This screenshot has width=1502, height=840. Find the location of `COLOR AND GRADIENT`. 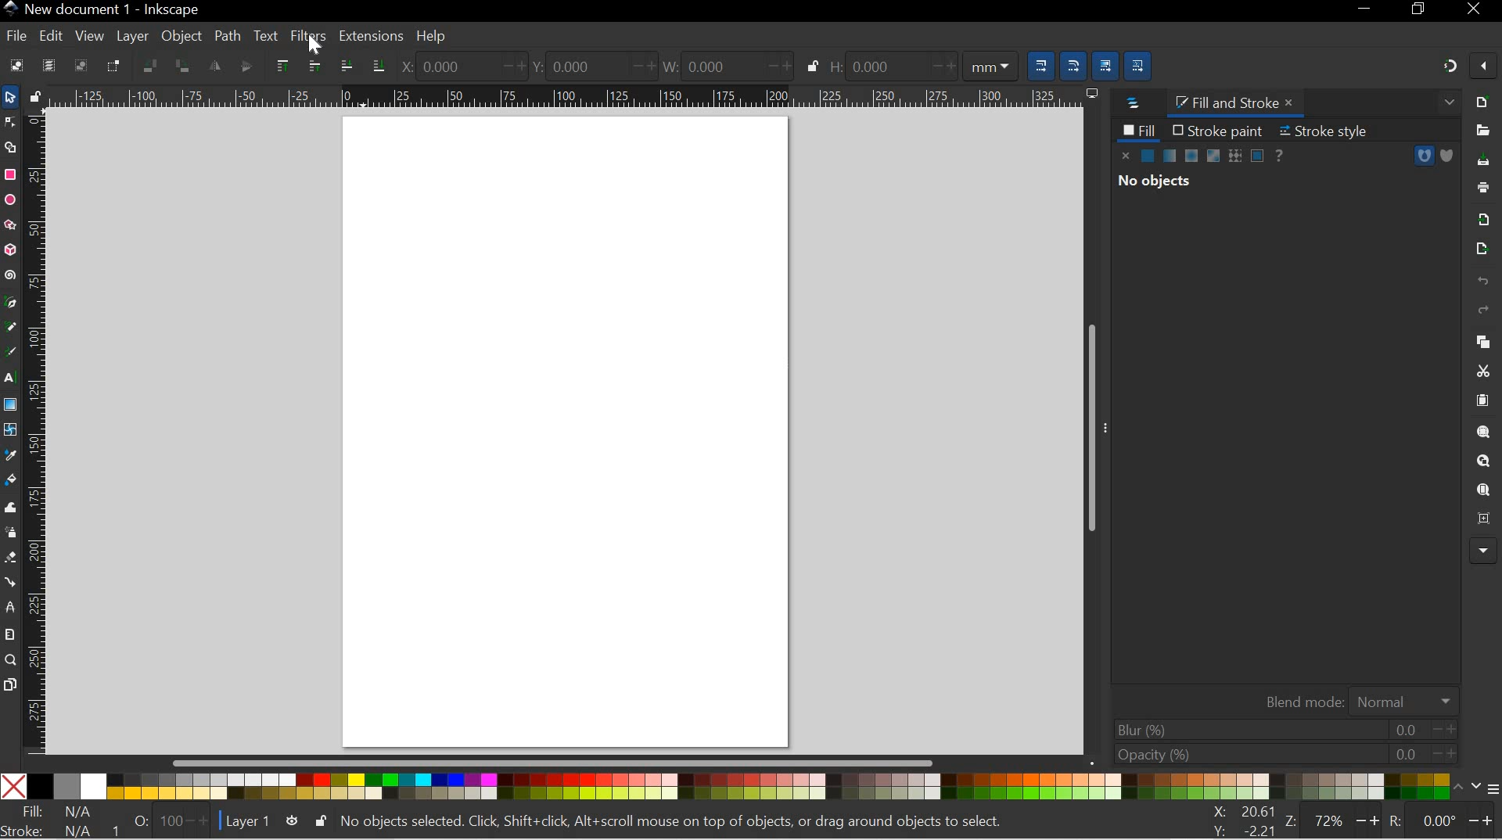

COLOR AND GRADIENT is located at coordinates (1203, 156).